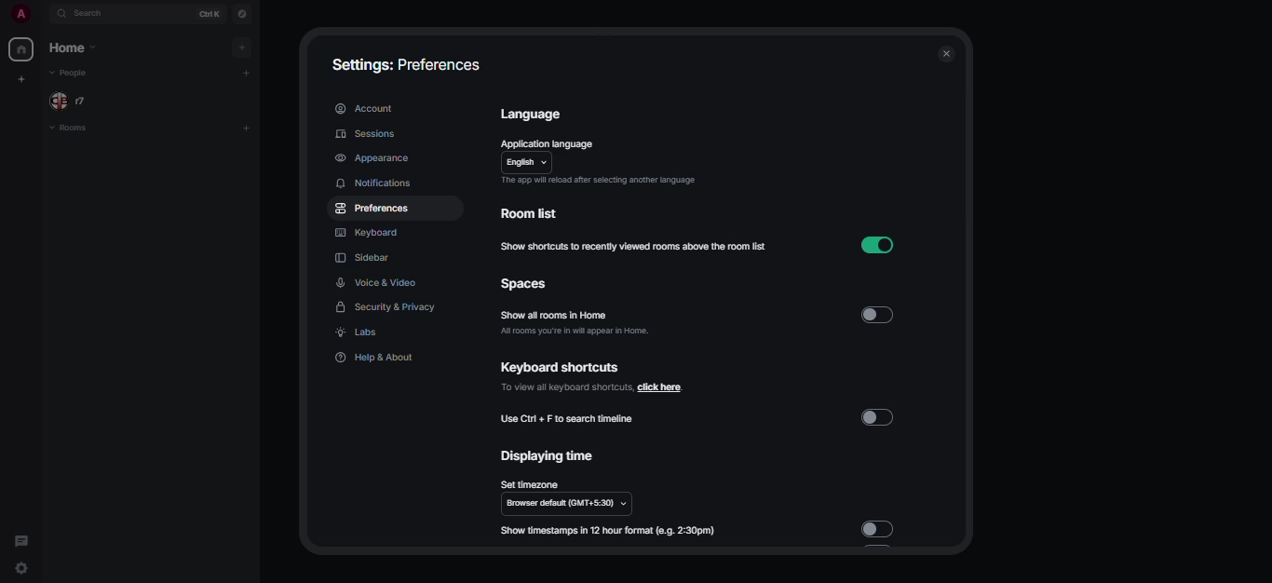  I want to click on people, so click(69, 100).